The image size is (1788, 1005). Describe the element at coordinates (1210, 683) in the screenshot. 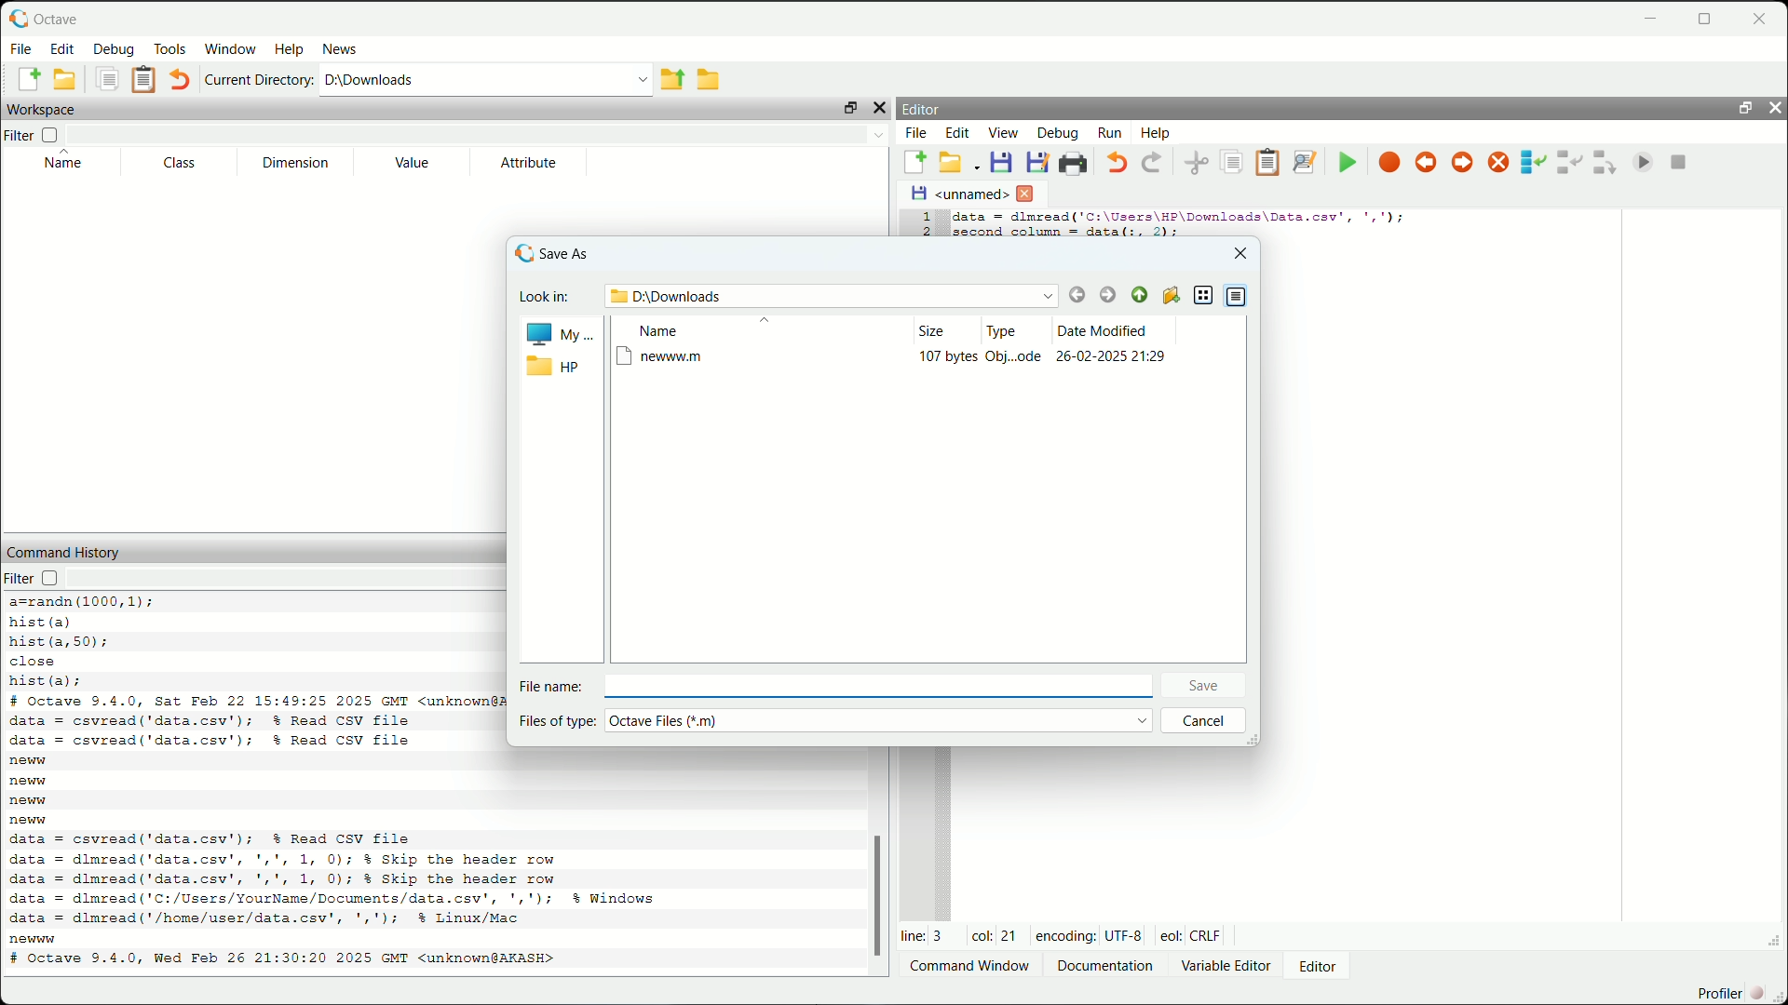

I see `save` at that location.